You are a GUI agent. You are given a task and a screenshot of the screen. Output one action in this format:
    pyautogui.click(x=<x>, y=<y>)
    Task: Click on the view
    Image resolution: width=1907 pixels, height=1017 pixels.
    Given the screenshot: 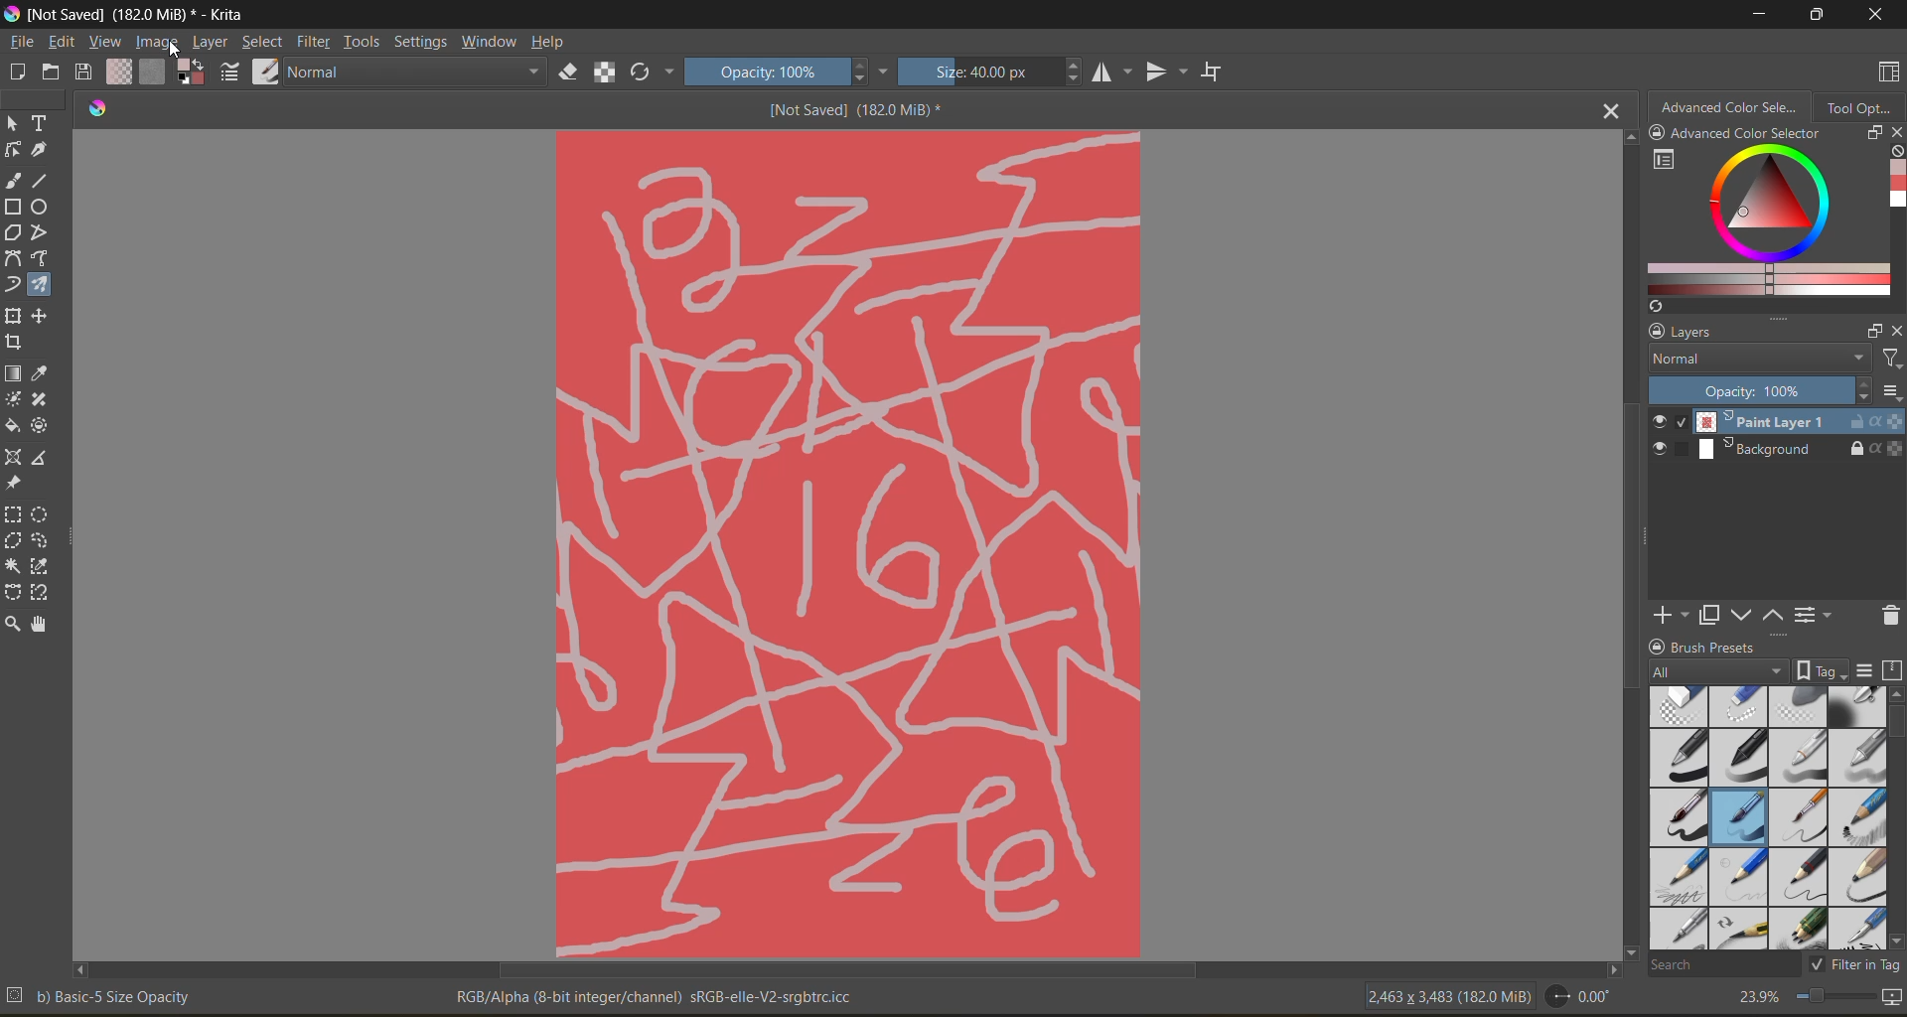 What is the action you would take?
    pyautogui.click(x=104, y=43)
    